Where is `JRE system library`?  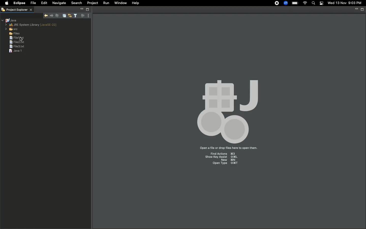 JRE system library is located at coordinates (32, 25).